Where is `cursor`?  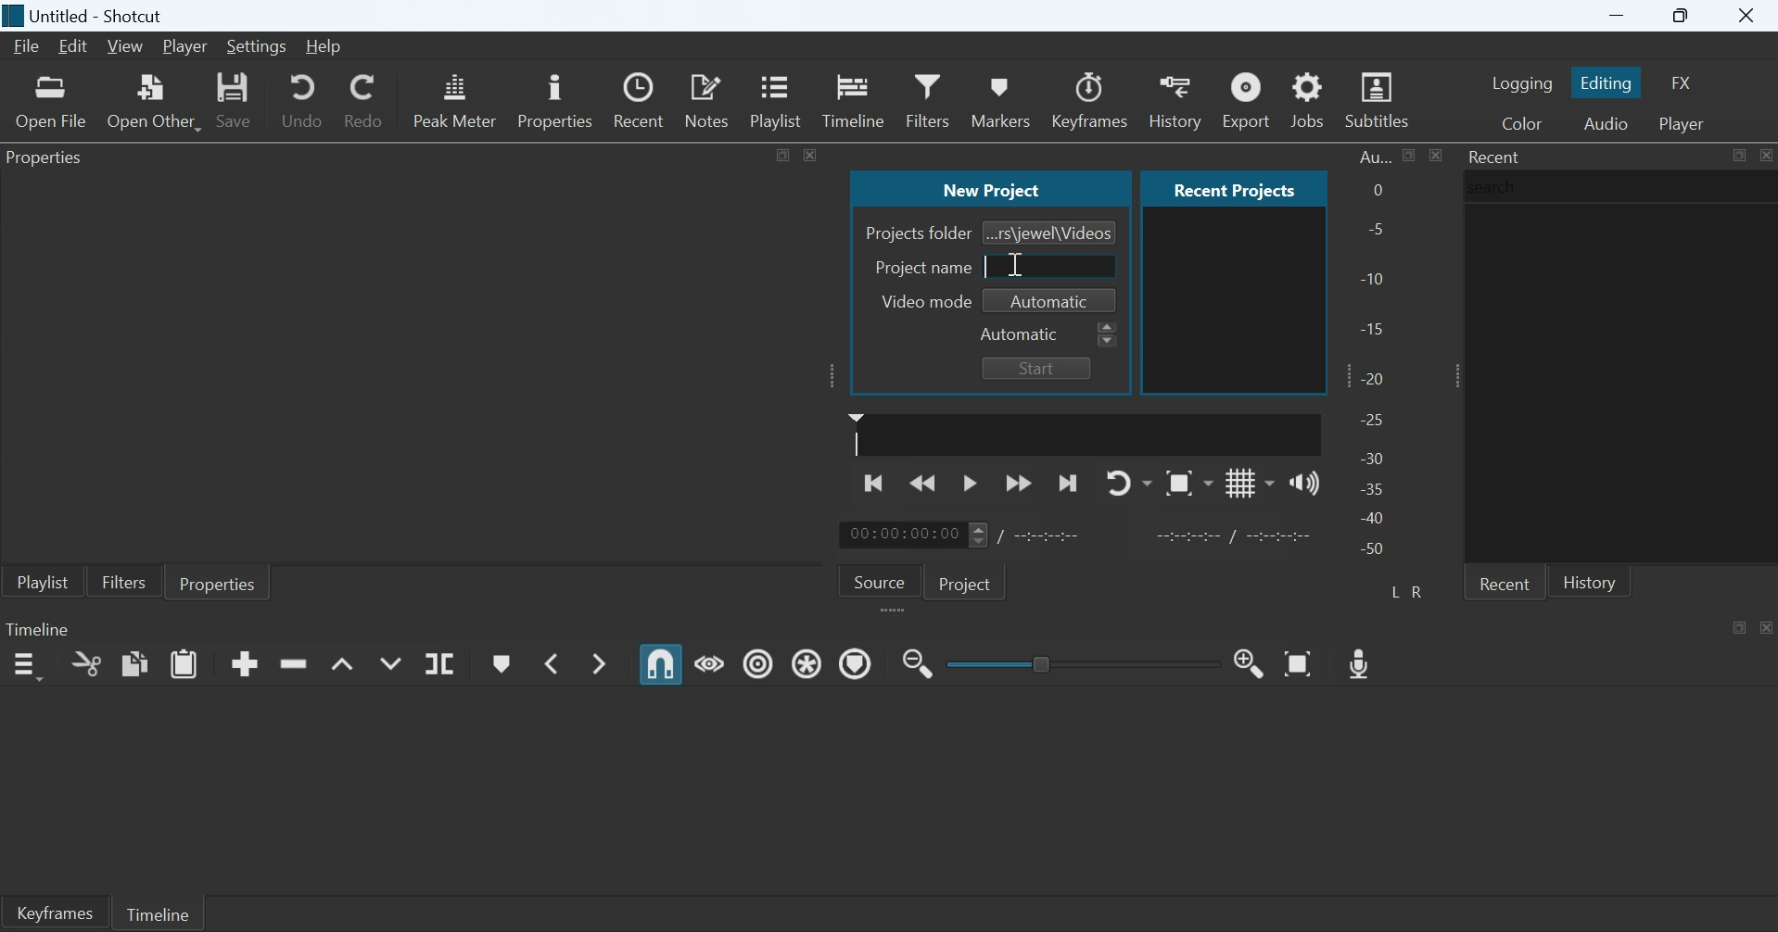
cursor is located at coordinates (988, 266).